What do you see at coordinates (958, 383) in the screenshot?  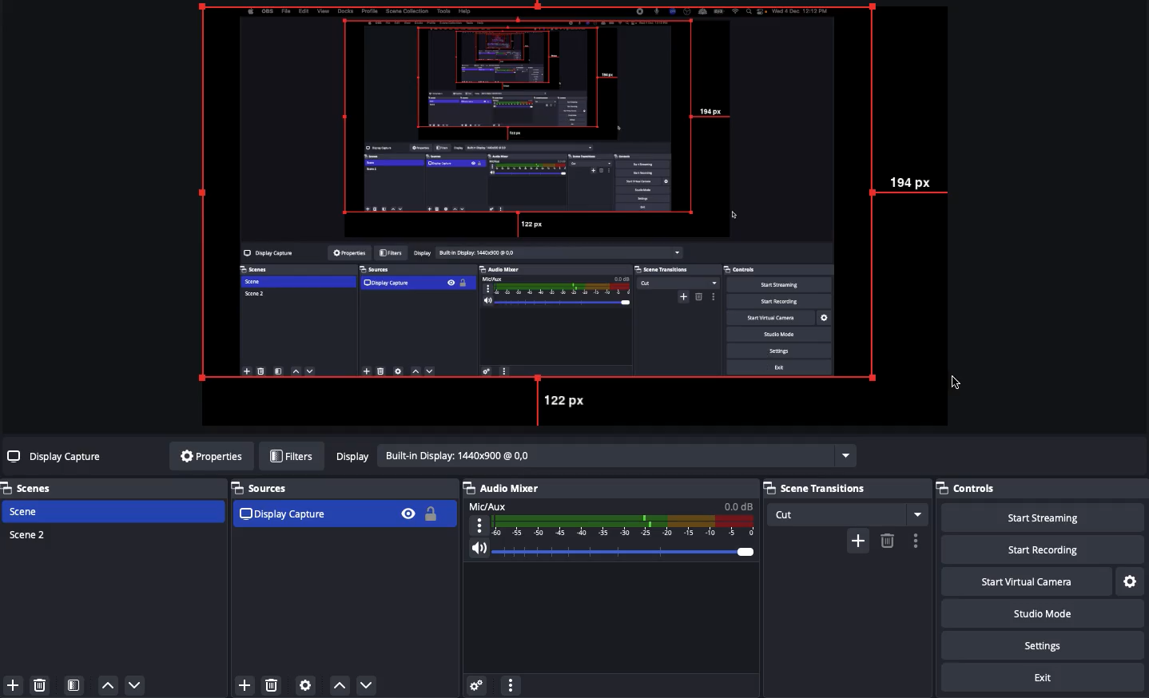 I see `Cursor` at bounding box center [958, 383].